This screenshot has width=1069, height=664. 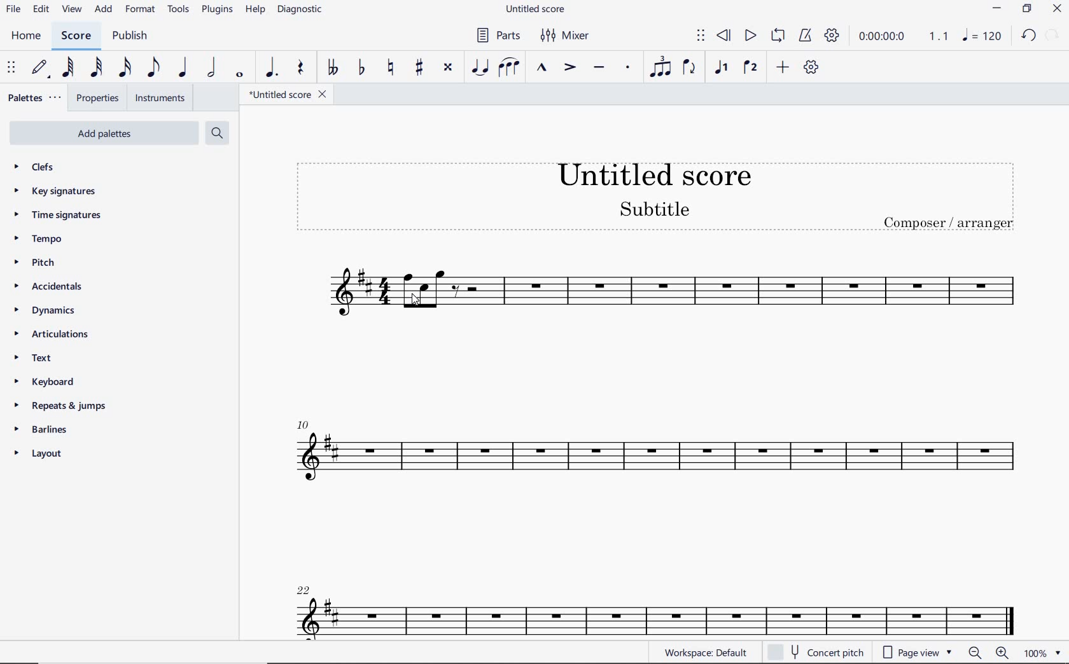 What do you see at coordinates (11, 68) in the screenshot?
I see `SELECET TO MOVE` at bounding box center [11, 68].